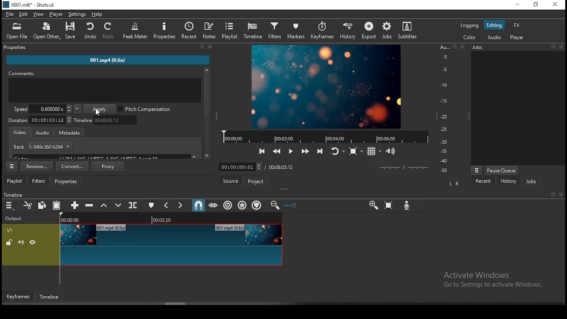 The width and height of the screenshot is (567, 319). Describe the element at coordinates (13, 195) in the screenshot. I see `timeline` at that location.